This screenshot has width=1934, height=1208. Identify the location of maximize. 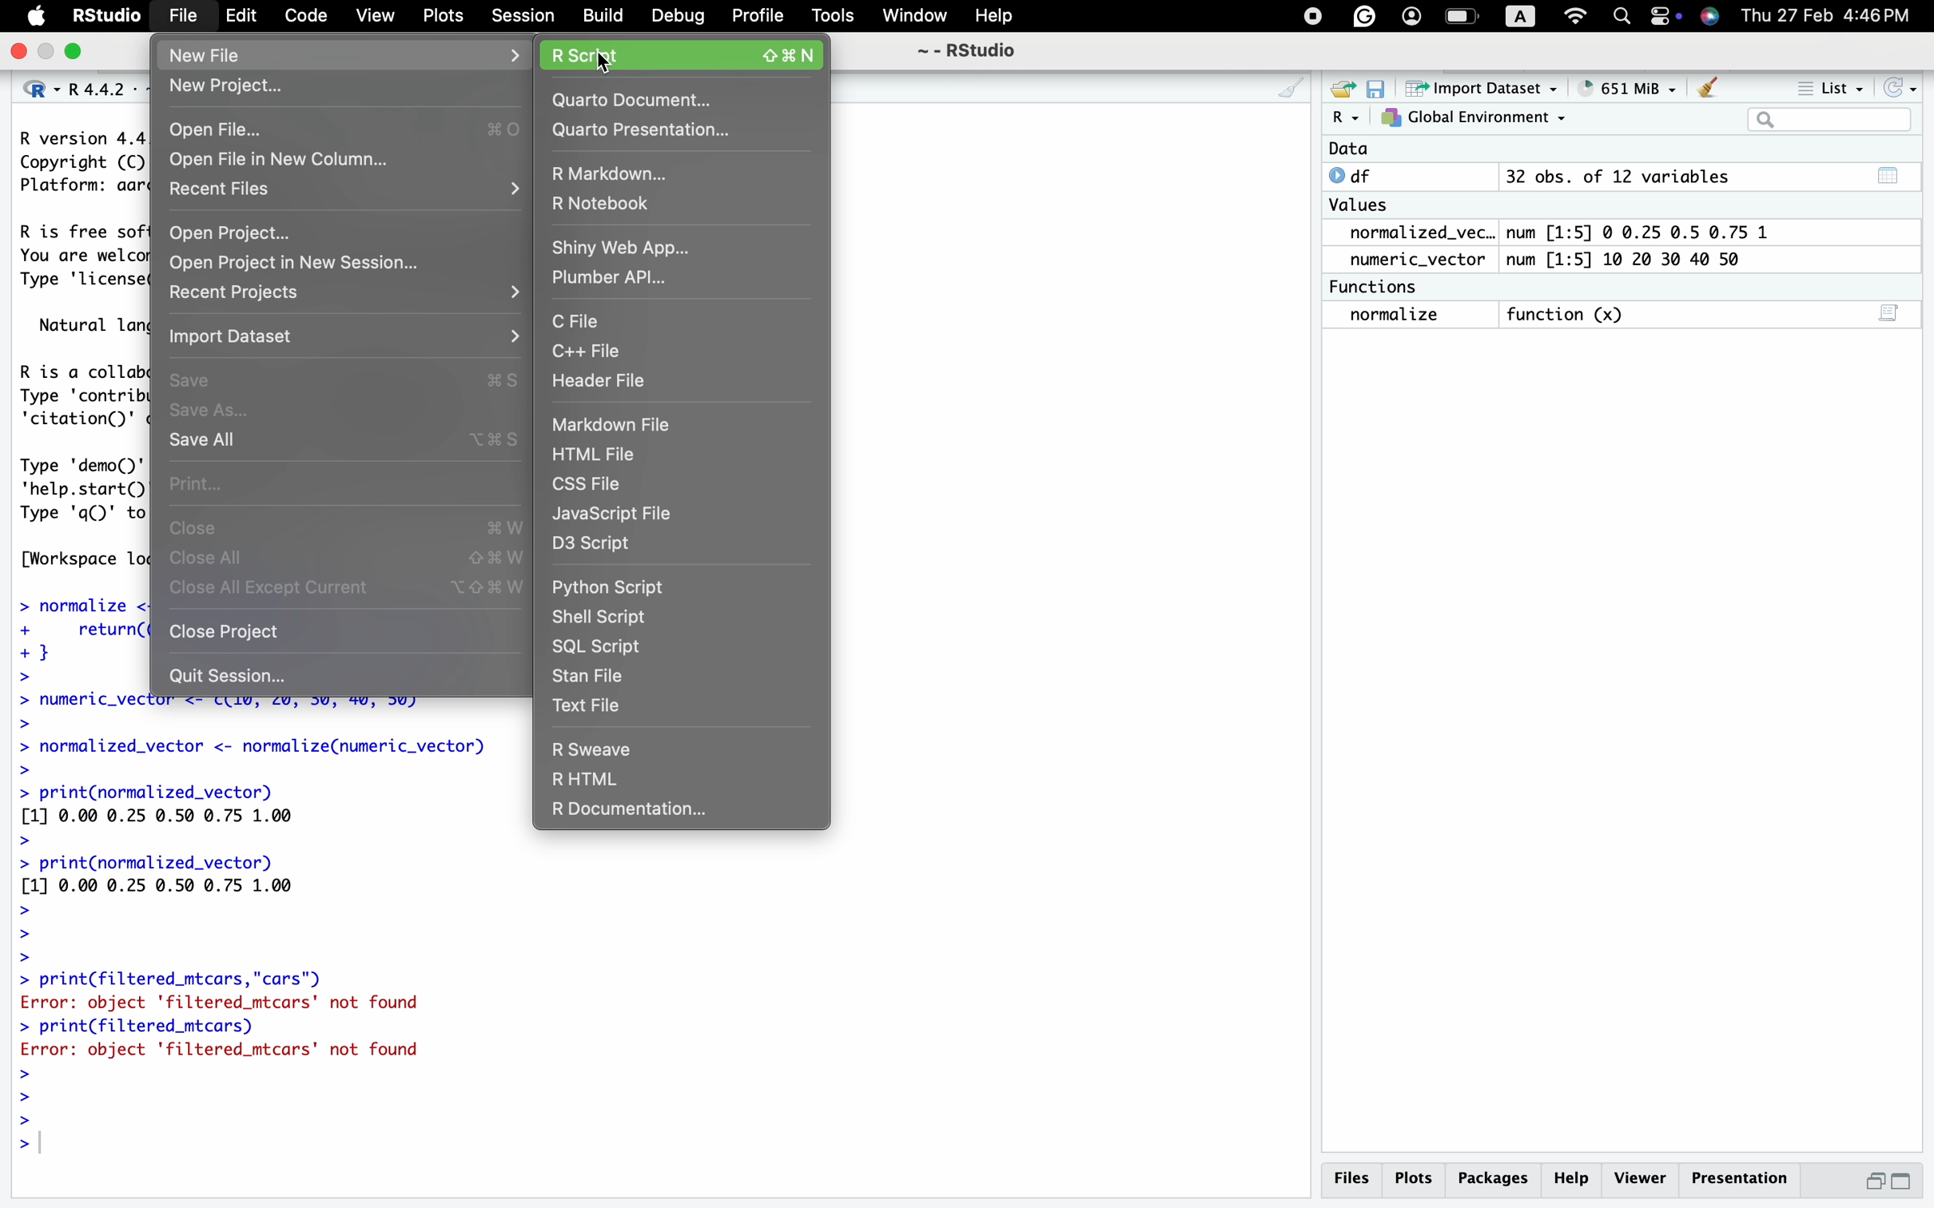
(78, 51).